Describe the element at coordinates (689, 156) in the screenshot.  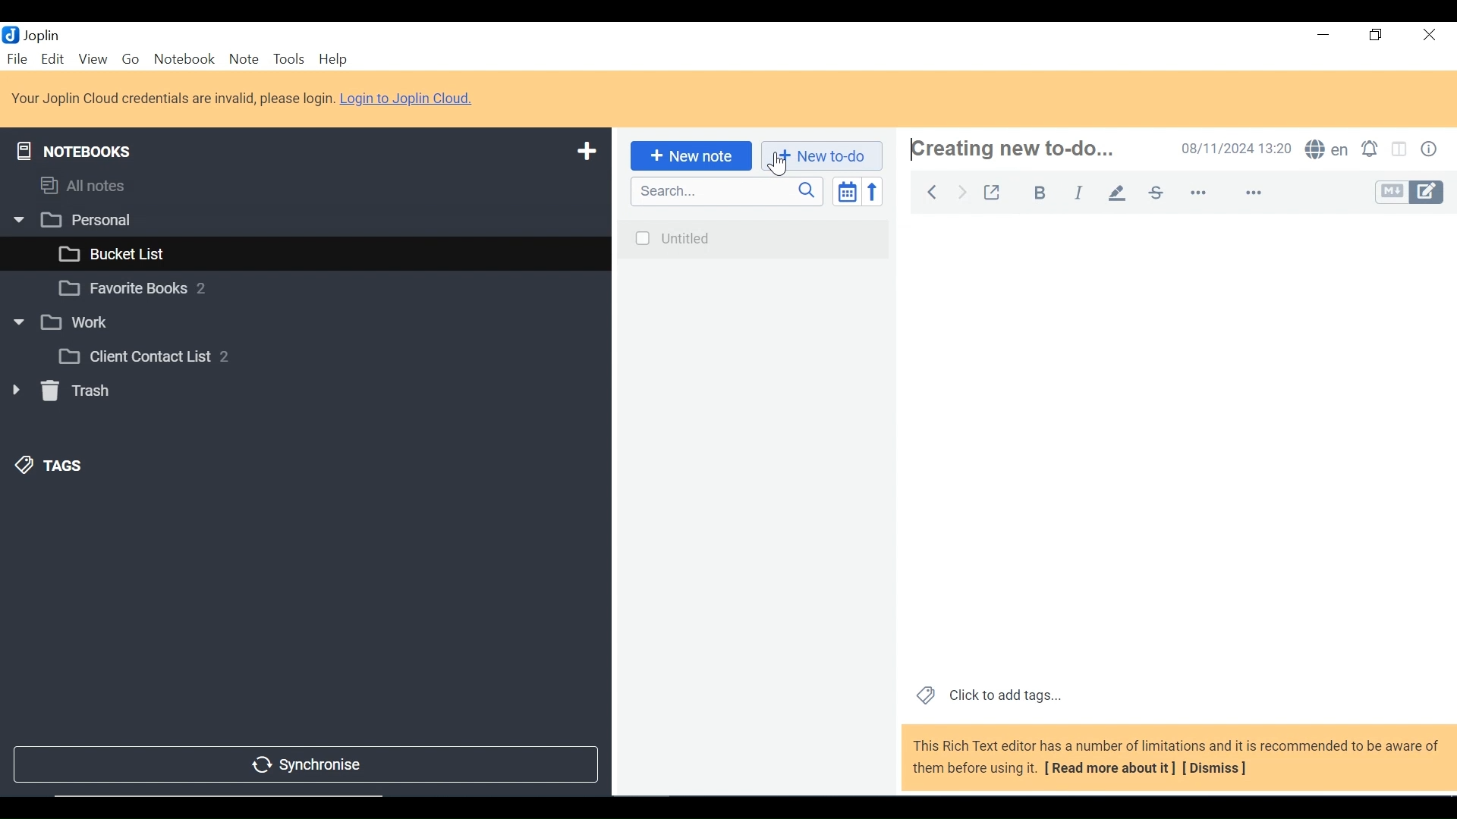
I see `Add New Note` at that location.